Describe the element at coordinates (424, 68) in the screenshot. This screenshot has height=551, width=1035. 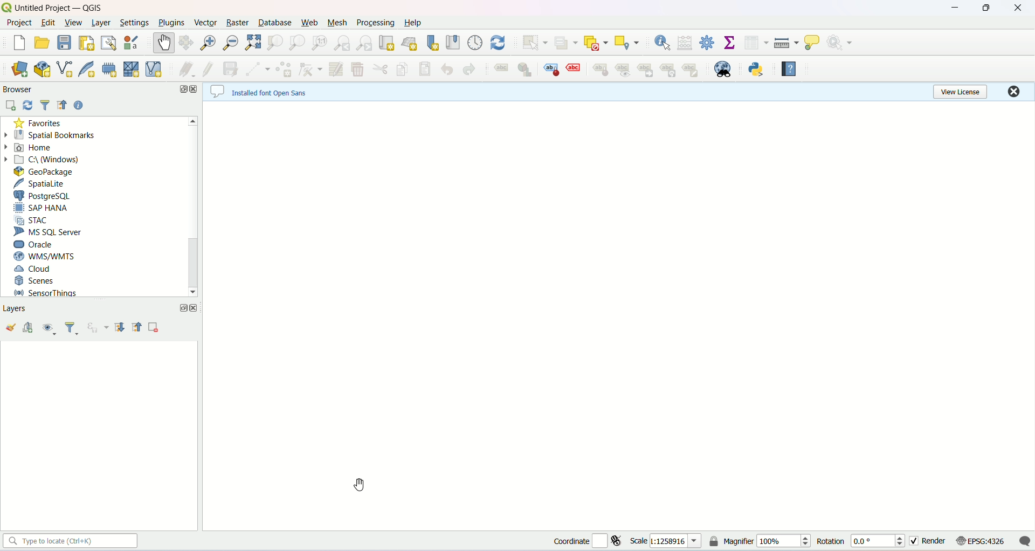
I see `paste` at that location.